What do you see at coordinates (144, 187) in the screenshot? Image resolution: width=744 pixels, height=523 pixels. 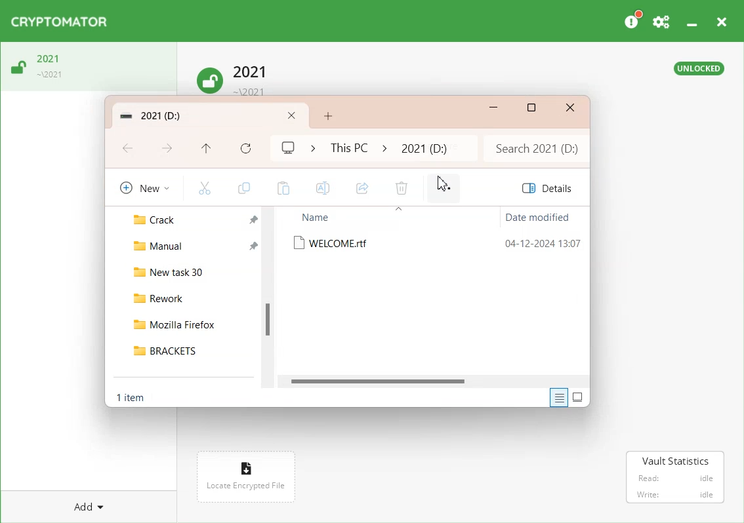 I see `New` at bounding box center [144, 187].